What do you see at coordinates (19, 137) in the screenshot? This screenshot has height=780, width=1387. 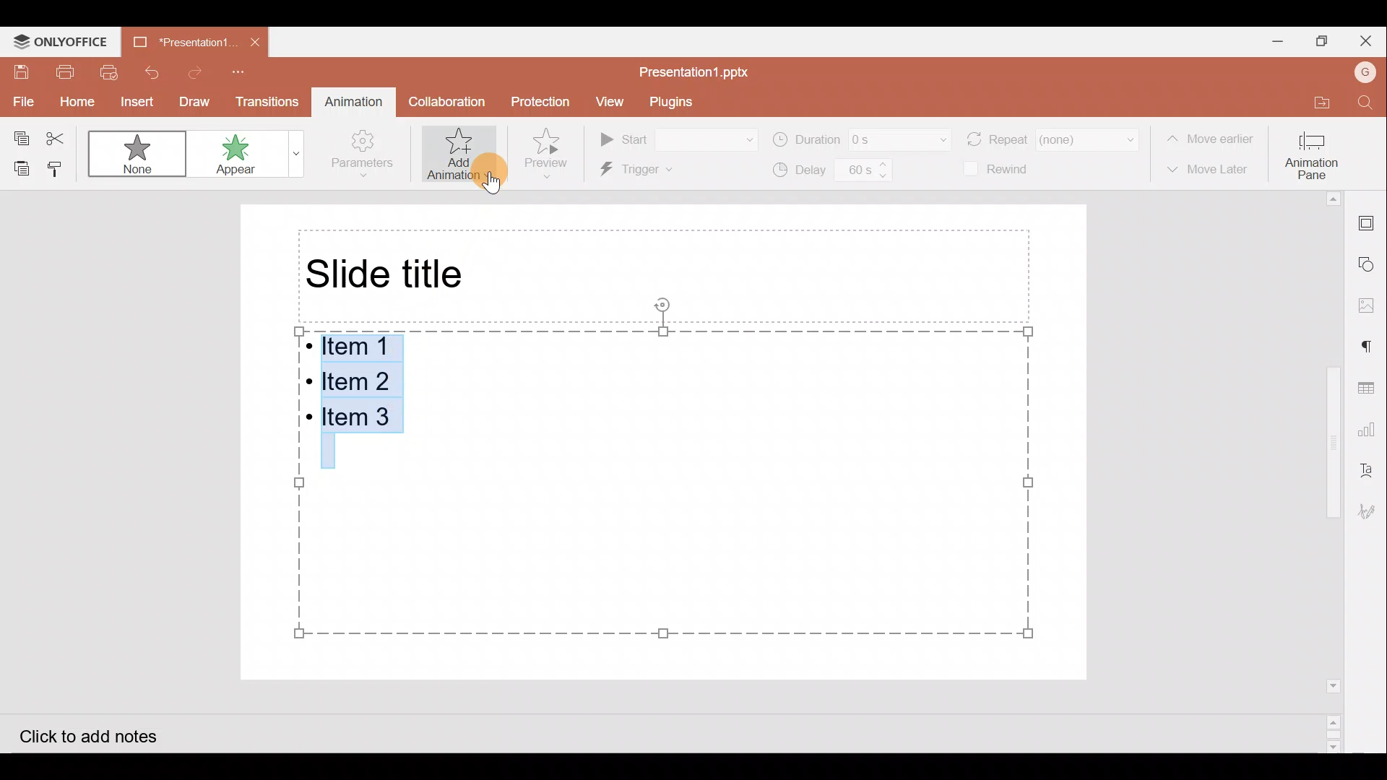 I see `Copy` at bounding box center [19, 137].